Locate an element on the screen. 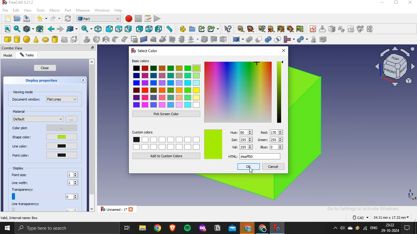 The height and width of the screenshot is (234, 417). toggle delta is located at coordinates (300, 29).